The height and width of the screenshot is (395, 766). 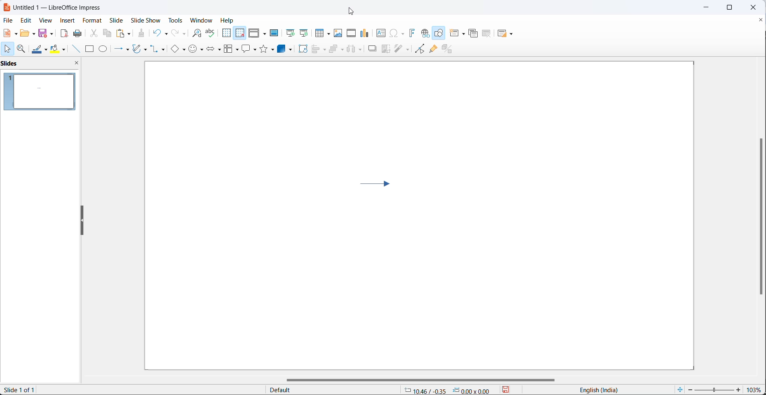 I want to click on insert audio and video, so click(x=351, y=33).